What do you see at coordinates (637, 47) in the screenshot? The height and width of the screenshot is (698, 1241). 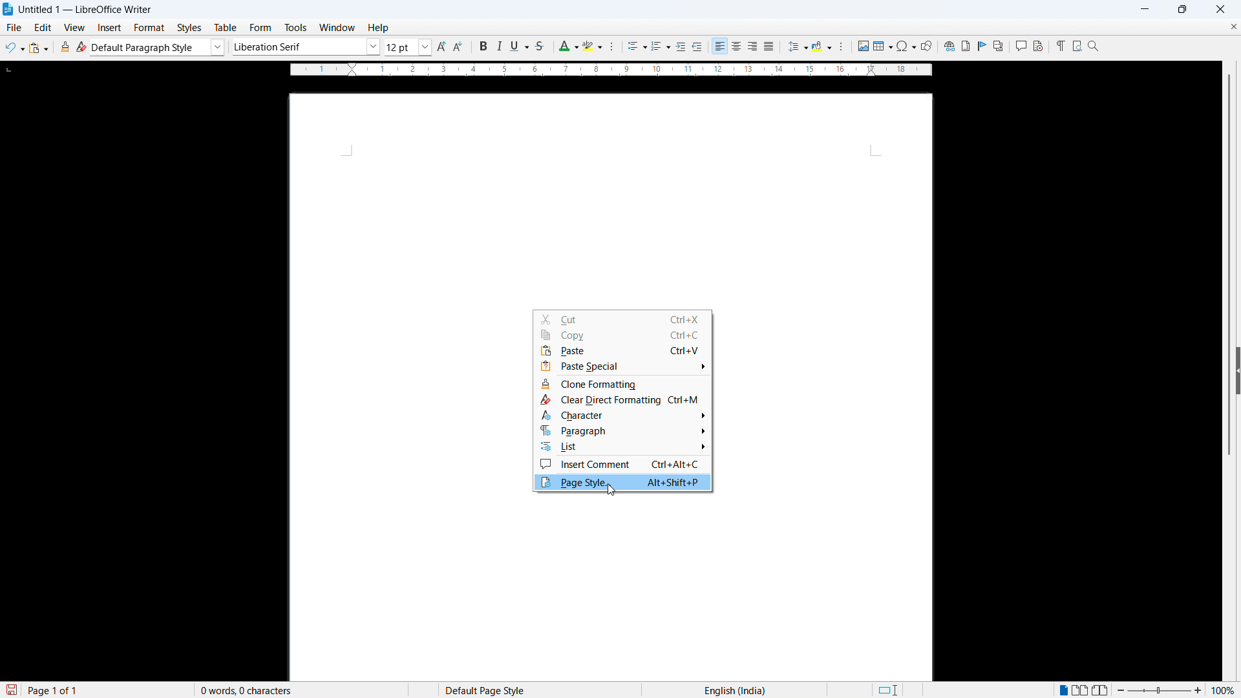 I see `Insert bulleted list ` at bounding box center [637, 47].